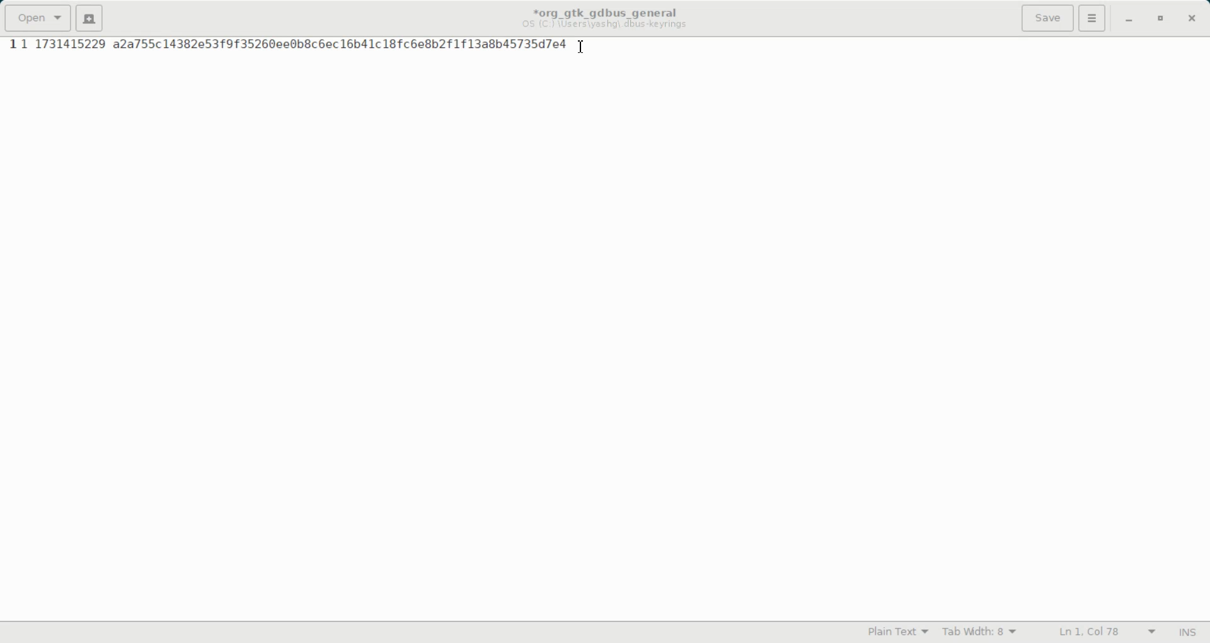 Image resolution: width=1210 pixels, height=643 pixels. What do you see at coordinates (1187, 632) in the screenshot?
I see `Text` at bounding box center [1187, 632].